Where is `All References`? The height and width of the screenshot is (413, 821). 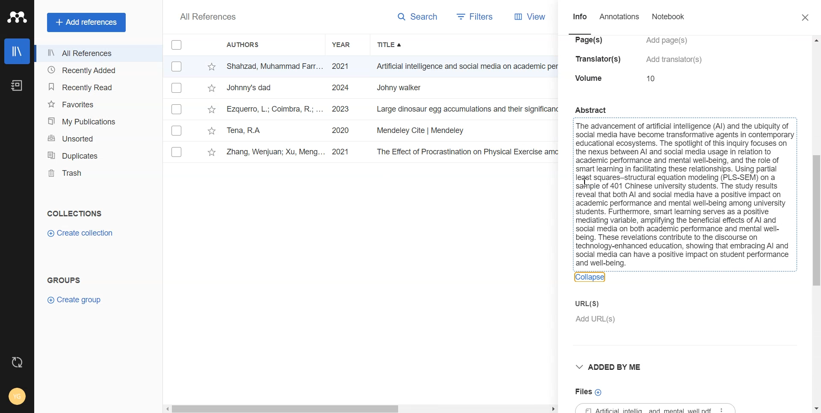
All References is located at coordinates (91, 53).